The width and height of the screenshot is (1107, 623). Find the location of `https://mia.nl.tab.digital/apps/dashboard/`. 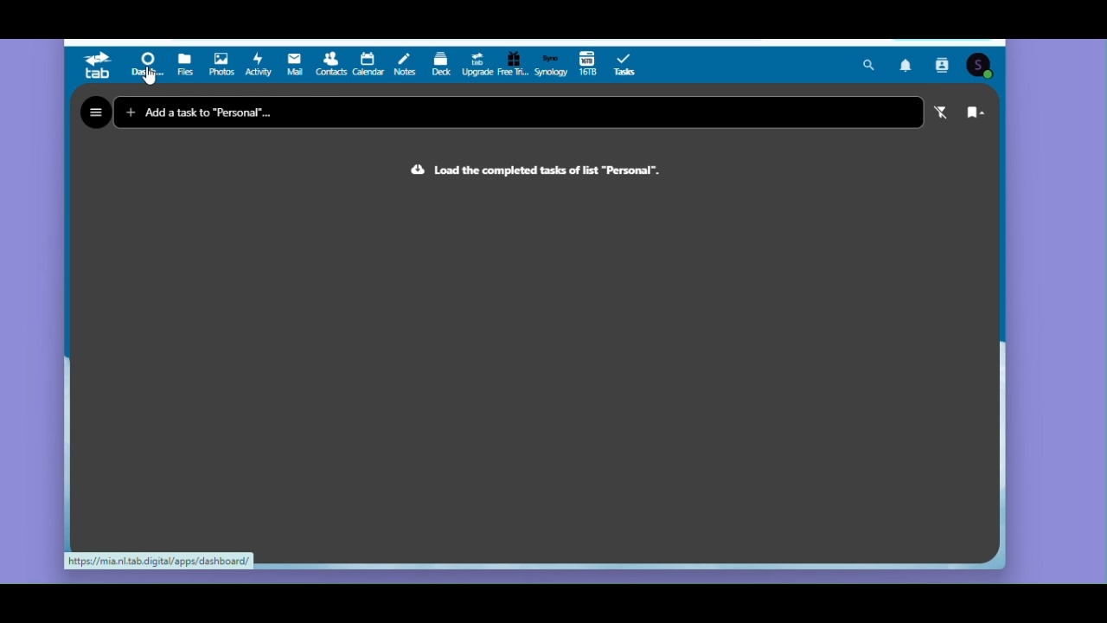

https://mia.nl.tab.digital/apps/dashboard/ is located at coordinates (159, 562).